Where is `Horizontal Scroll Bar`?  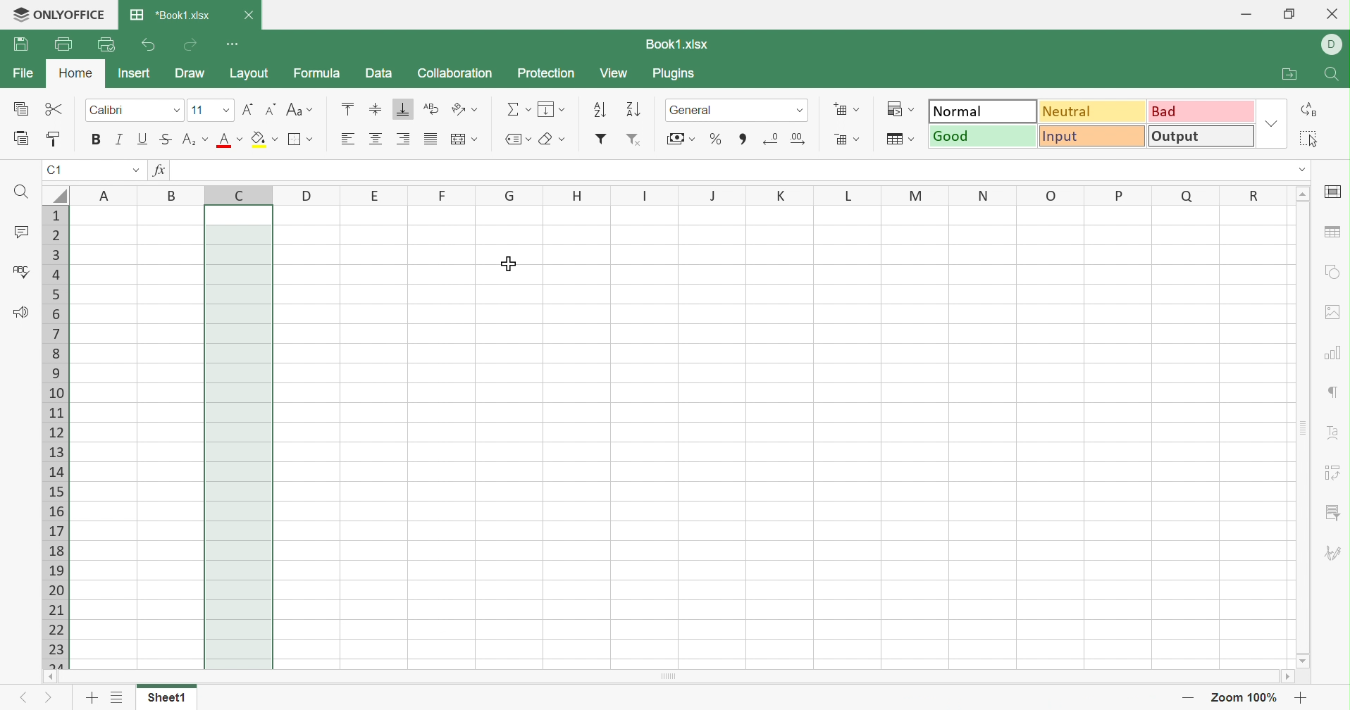 Horizontal Scroll Bar is located at coordinates (666, 675).